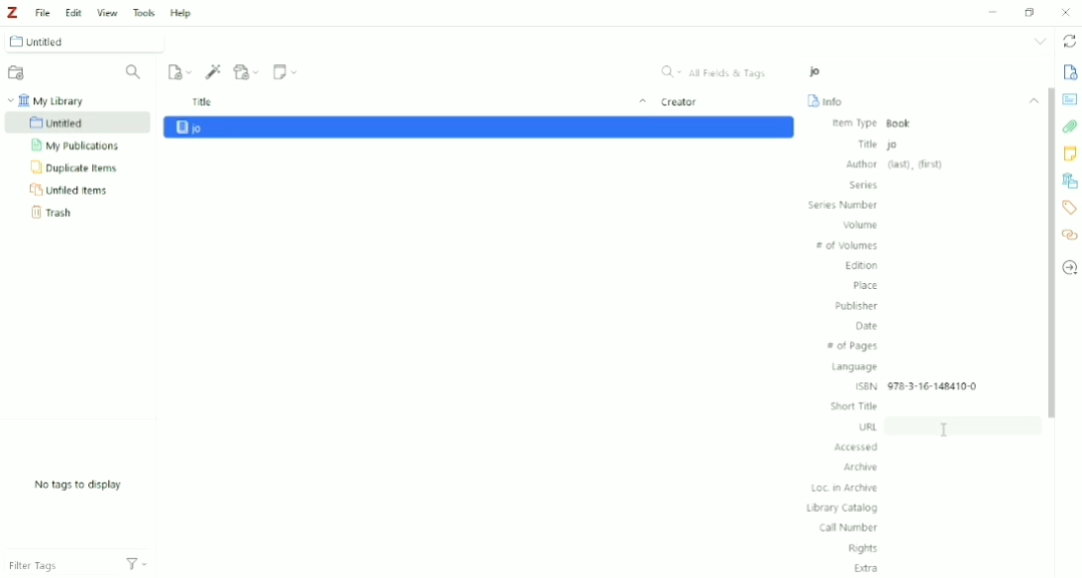 The image size is (1082, 578). I want to click on Tools, so click(144, 12).